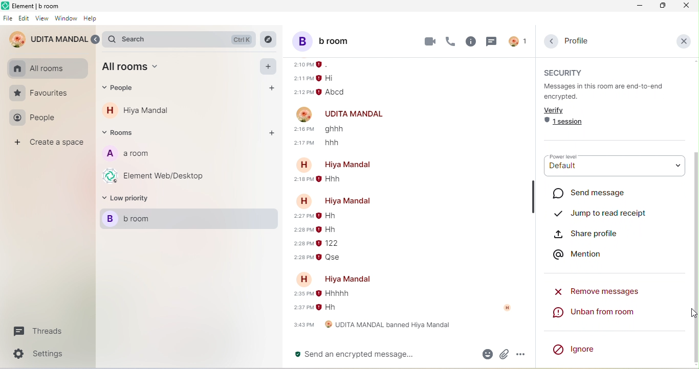 The width and height of the screenshot is (699, 369). I want to click on all rooms, so click(39, 68).